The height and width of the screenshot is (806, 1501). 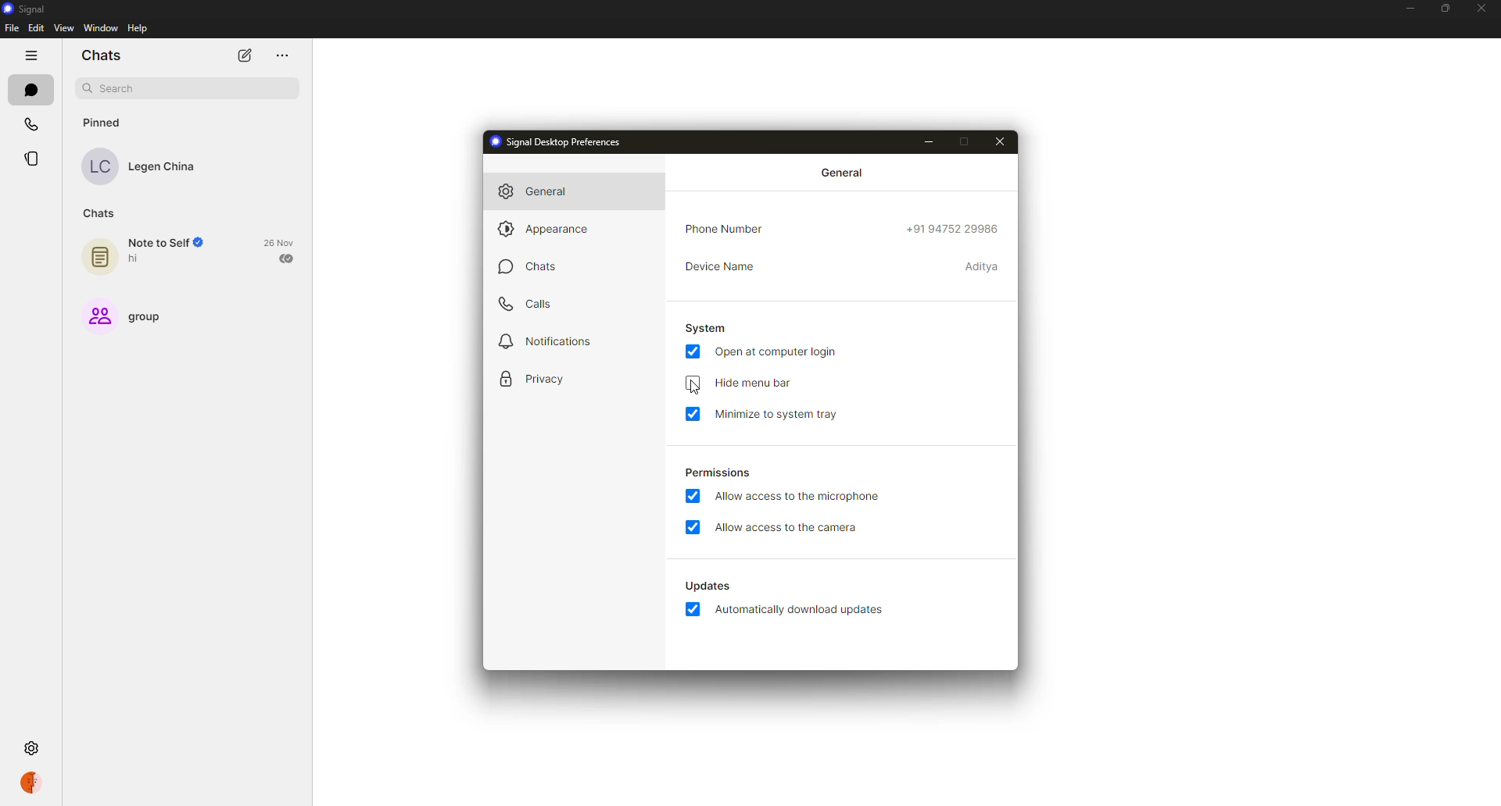 I want to click on signal desktop preferences, so click(x=557, y=141).